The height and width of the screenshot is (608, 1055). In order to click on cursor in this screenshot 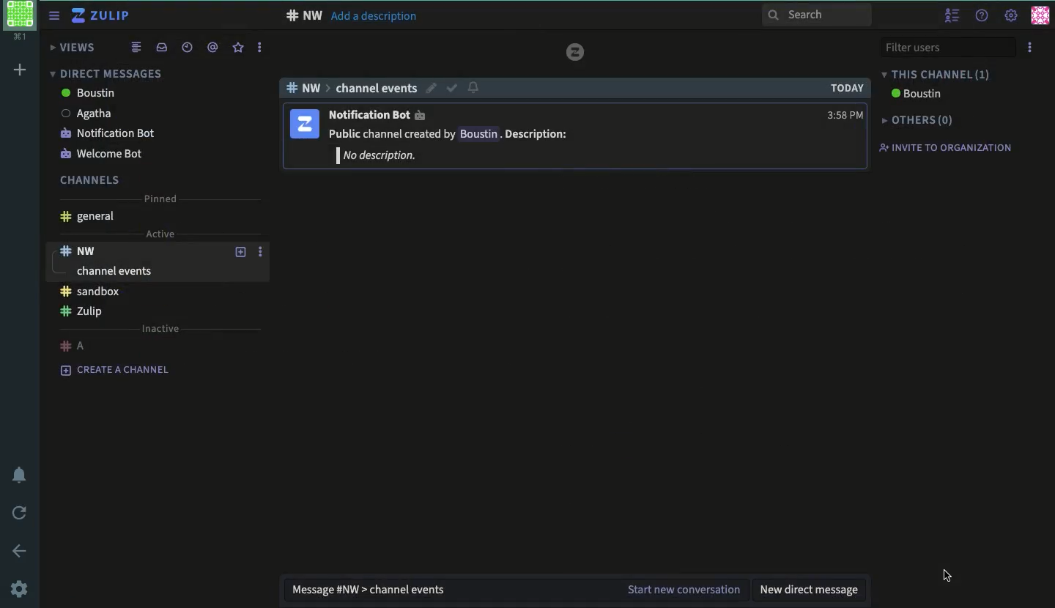, I will do `click(950, 575)`.